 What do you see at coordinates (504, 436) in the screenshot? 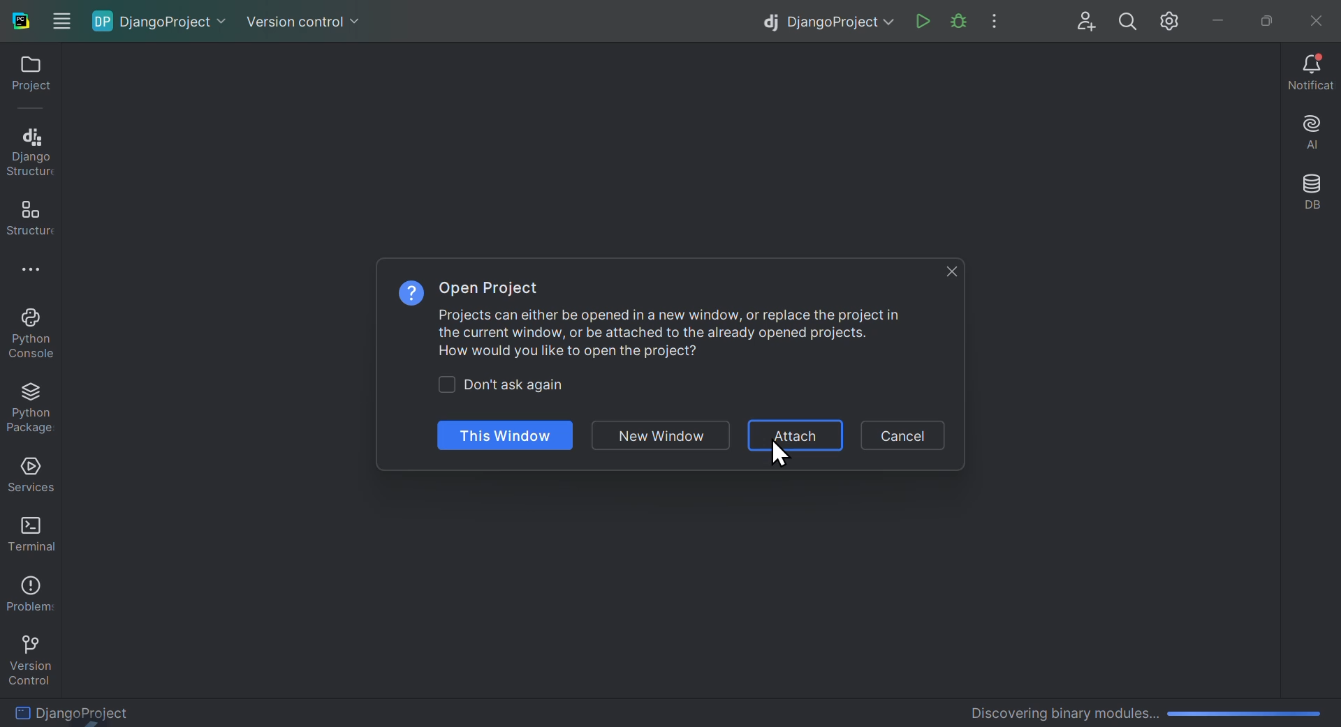
I see `This window` at bounding box center [504, 436].